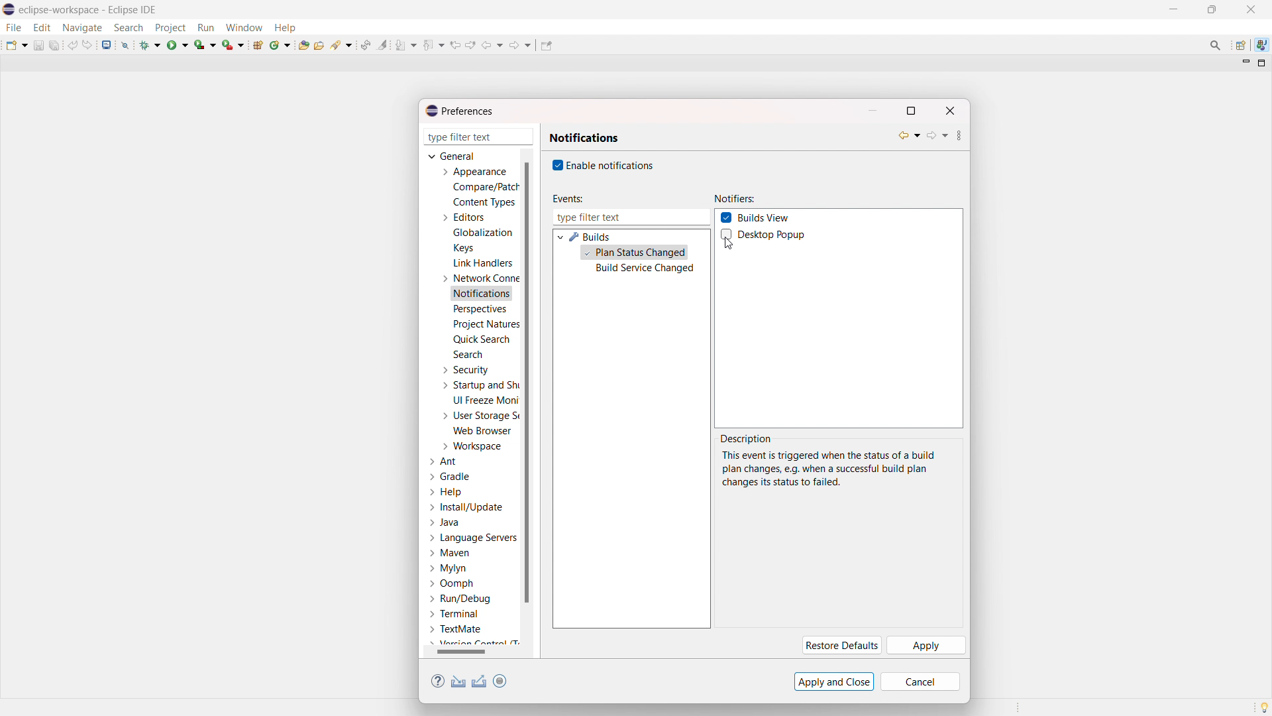 The height and width of the screenshot is (716, 1272). I want to click on run/debug, so click(459, 598).